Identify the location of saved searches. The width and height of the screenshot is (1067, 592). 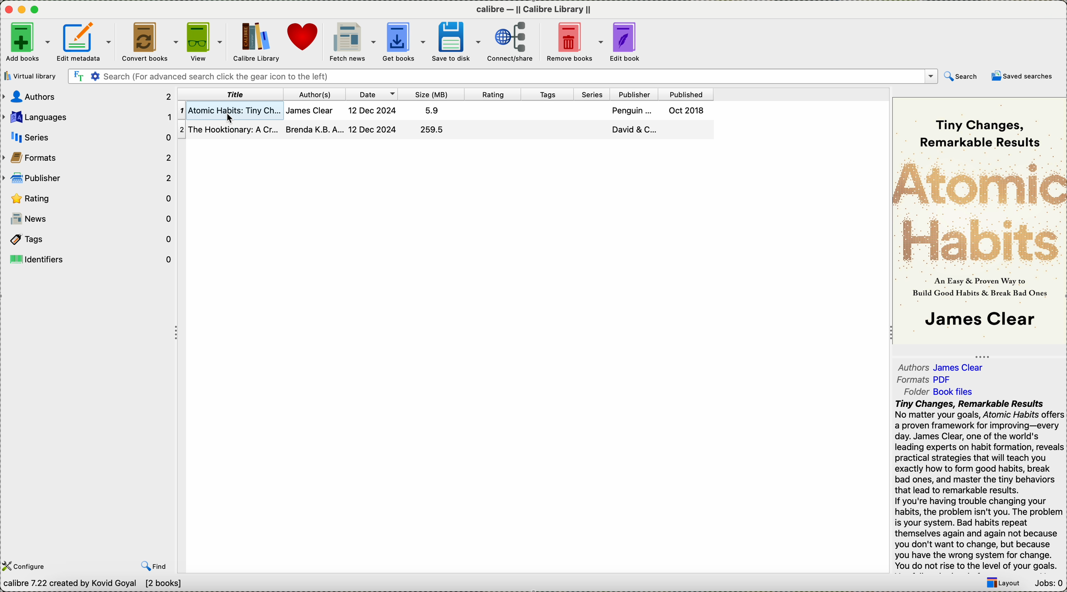
(1022, 78).